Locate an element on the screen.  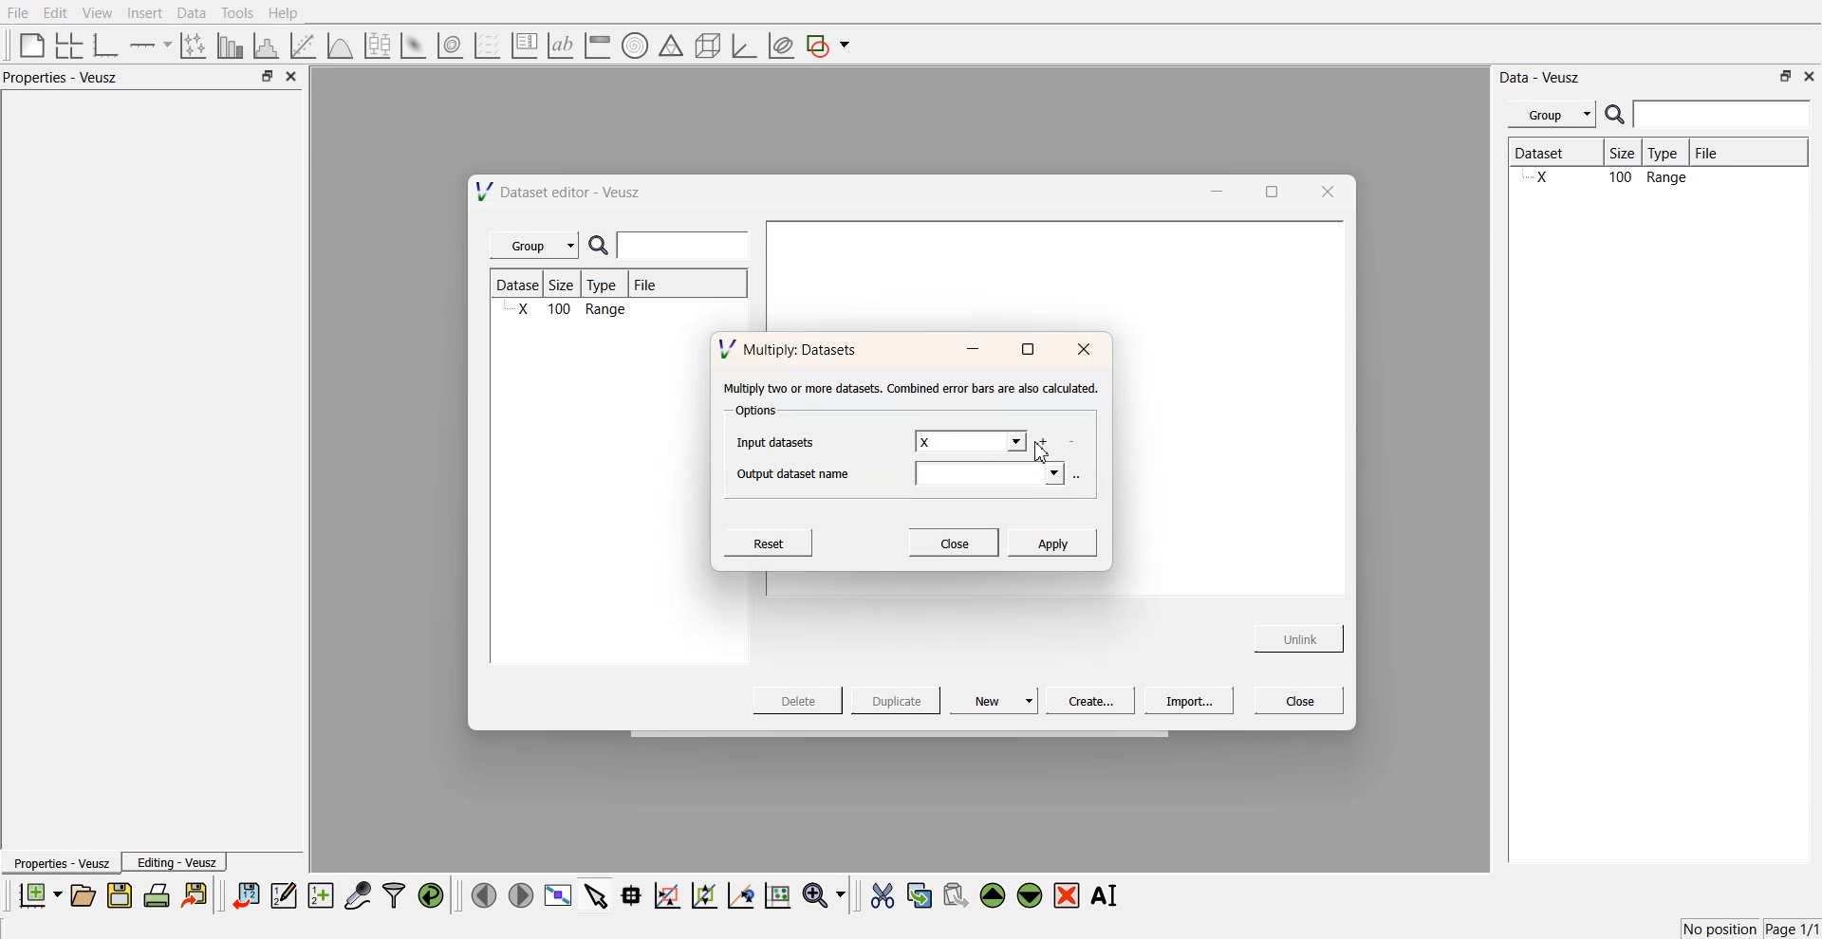
image color bar is located at coordinates (597, 46).